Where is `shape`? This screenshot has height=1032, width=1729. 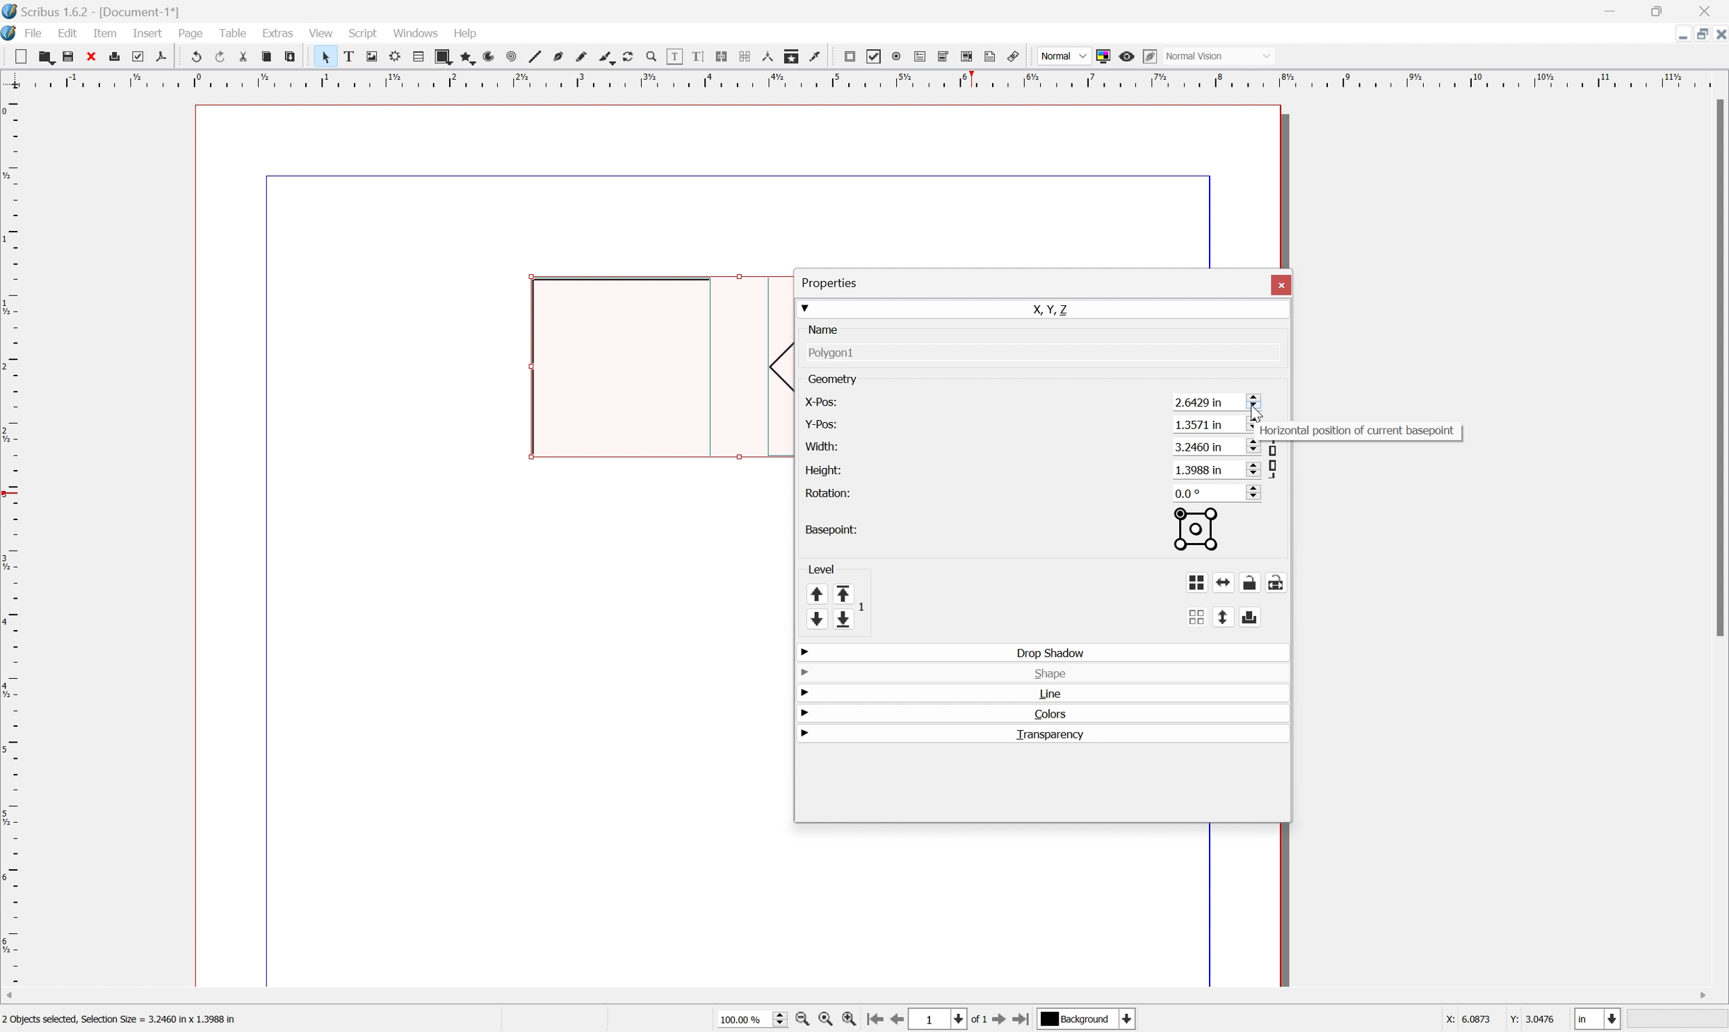
shape is located at coordinates (441, 57).